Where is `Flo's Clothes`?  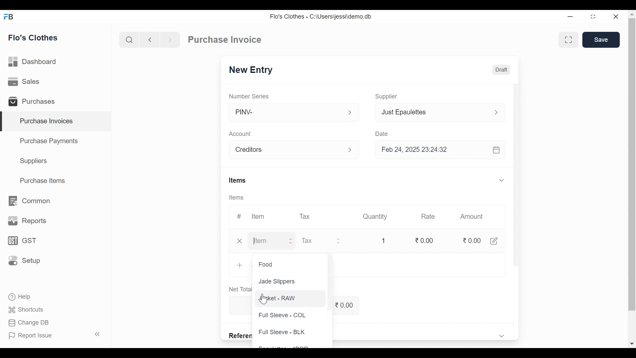 Flo's Clothes is located at coordinates (34, 37).